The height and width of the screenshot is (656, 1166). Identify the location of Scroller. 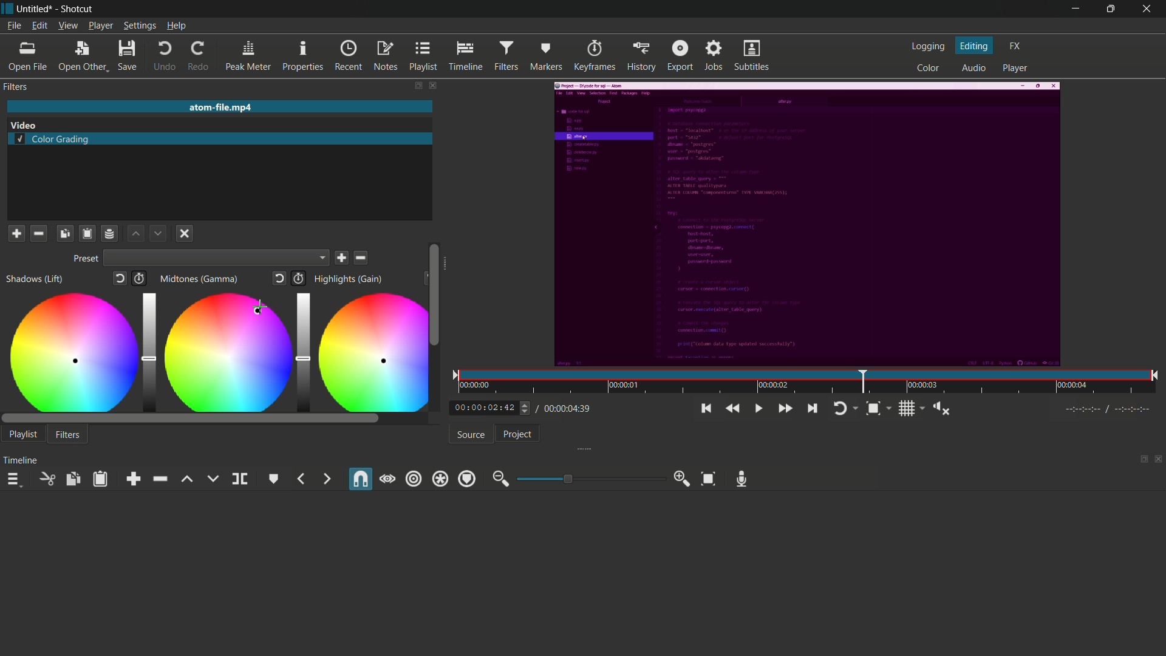
(434, 296).